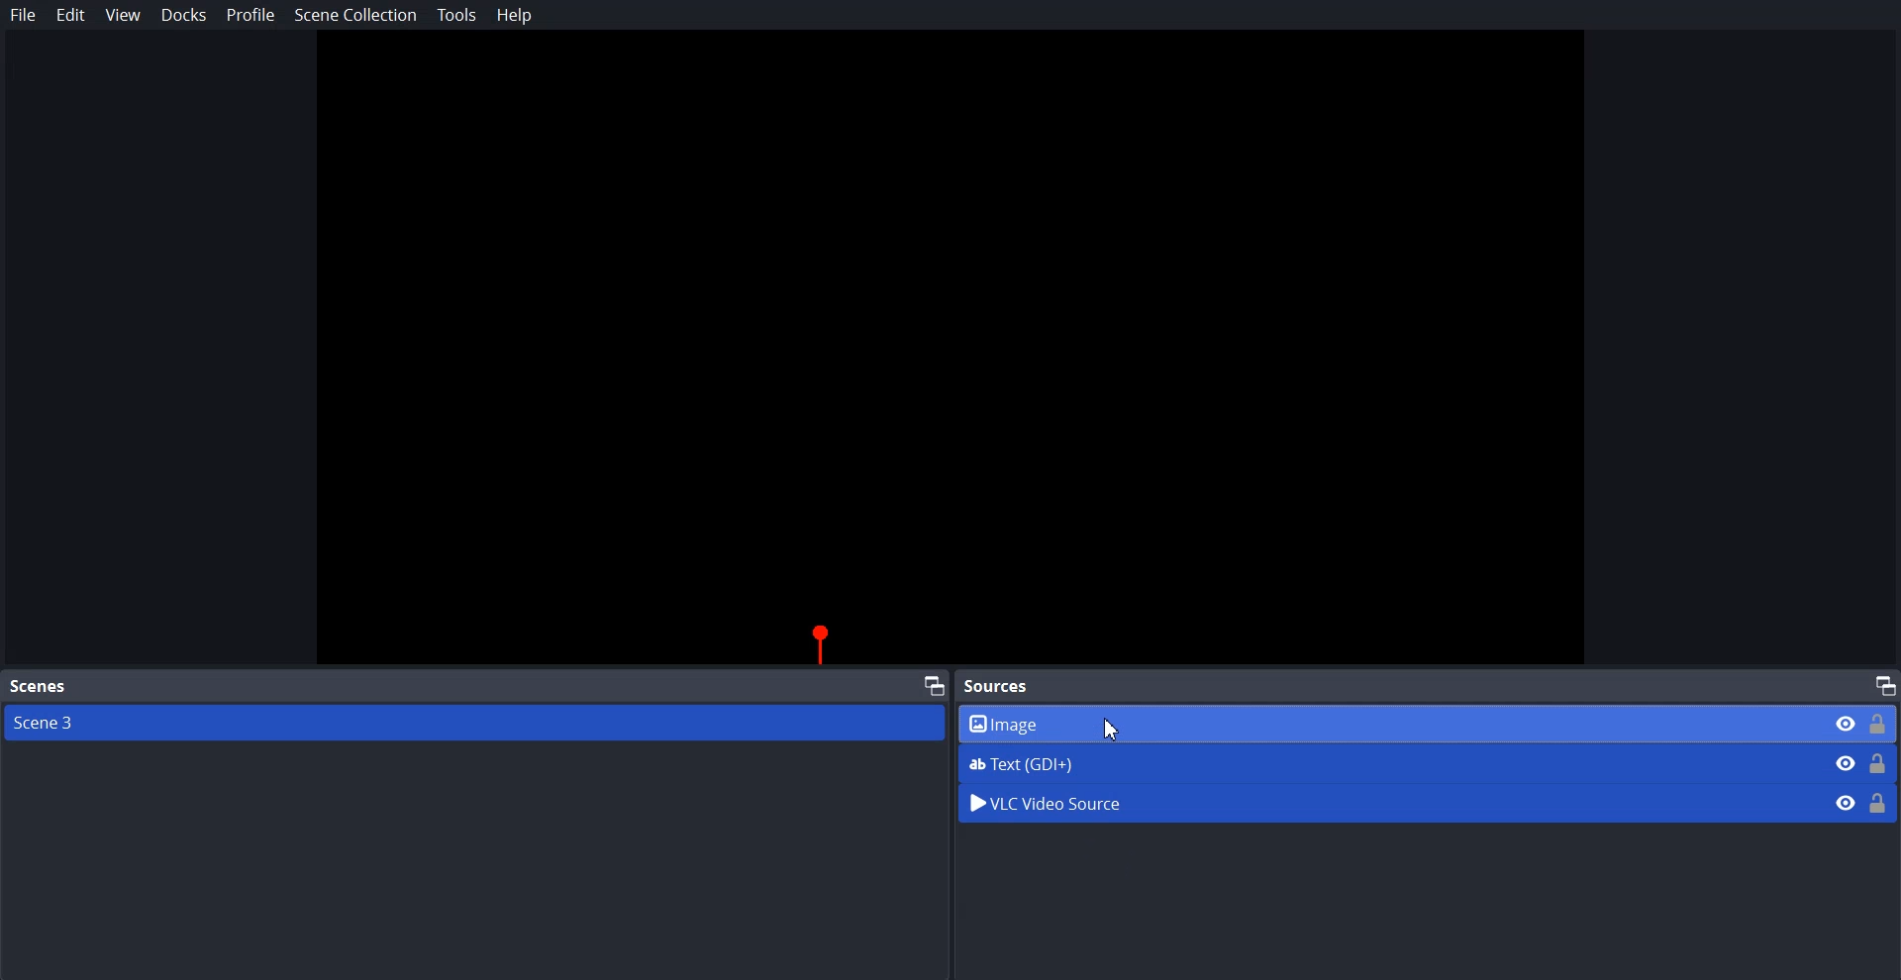 Image resolution: width=1901 pixels, height=980 pixels. I want to click on View, so click(123, 16).